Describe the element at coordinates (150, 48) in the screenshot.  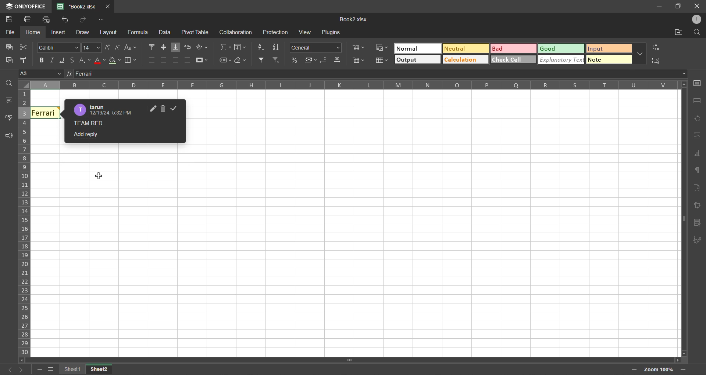
I see `align top` at that location.